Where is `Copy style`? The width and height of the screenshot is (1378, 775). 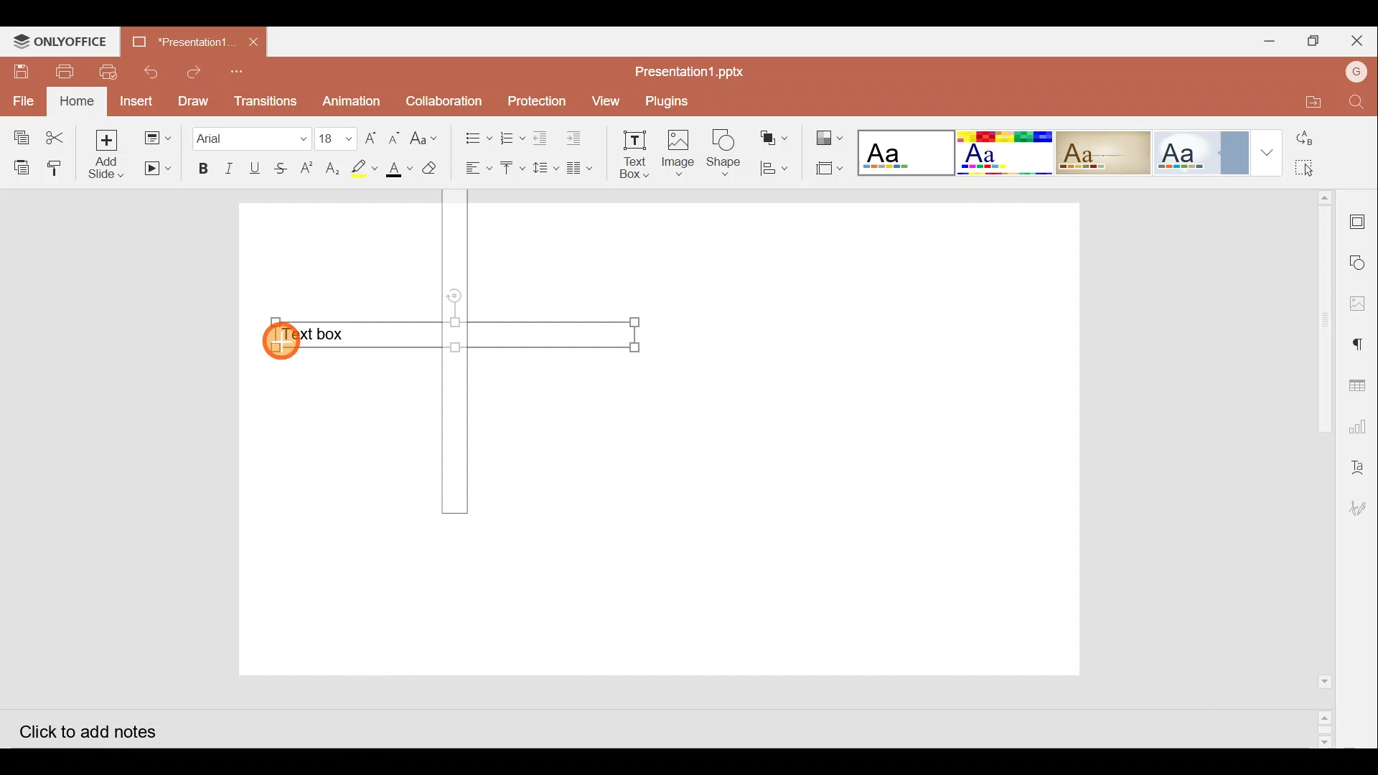
Copy style is located at coordinates (60, 164).